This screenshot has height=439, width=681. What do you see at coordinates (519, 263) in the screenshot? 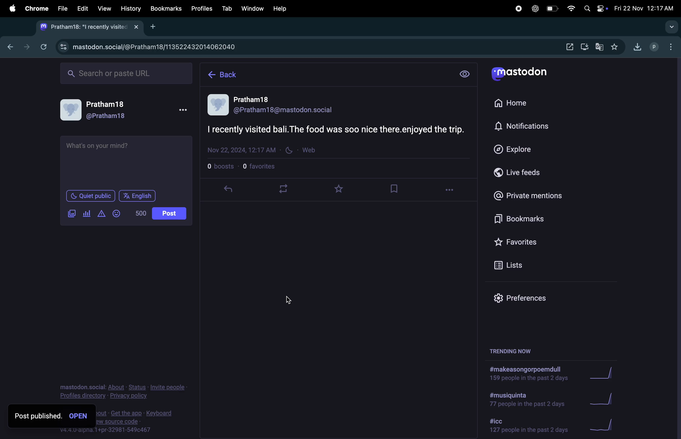
I see `lists` at bounding box center [519, 263].